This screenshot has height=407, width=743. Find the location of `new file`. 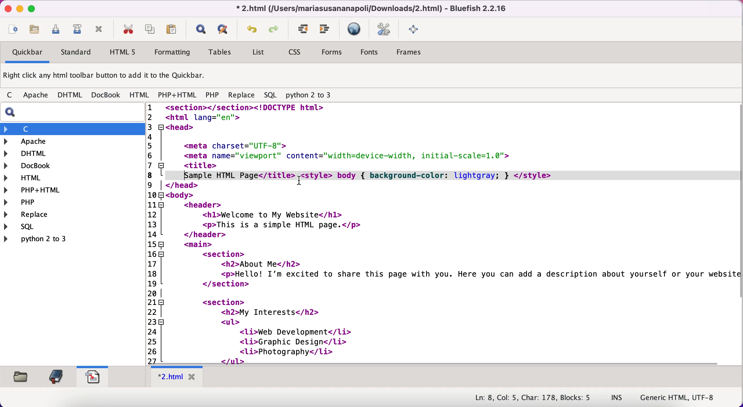

new file is located at coordinates (13, 30).